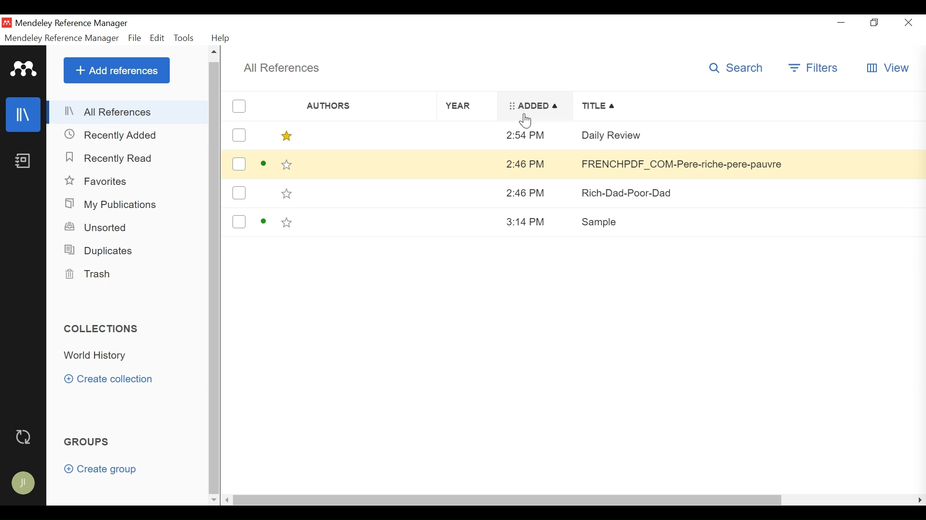 This screenshot has height=520, width=926. What do you see at coordinates (814, 69) in the screenshot?
I see `Filter` at bounding box center [814, 69].